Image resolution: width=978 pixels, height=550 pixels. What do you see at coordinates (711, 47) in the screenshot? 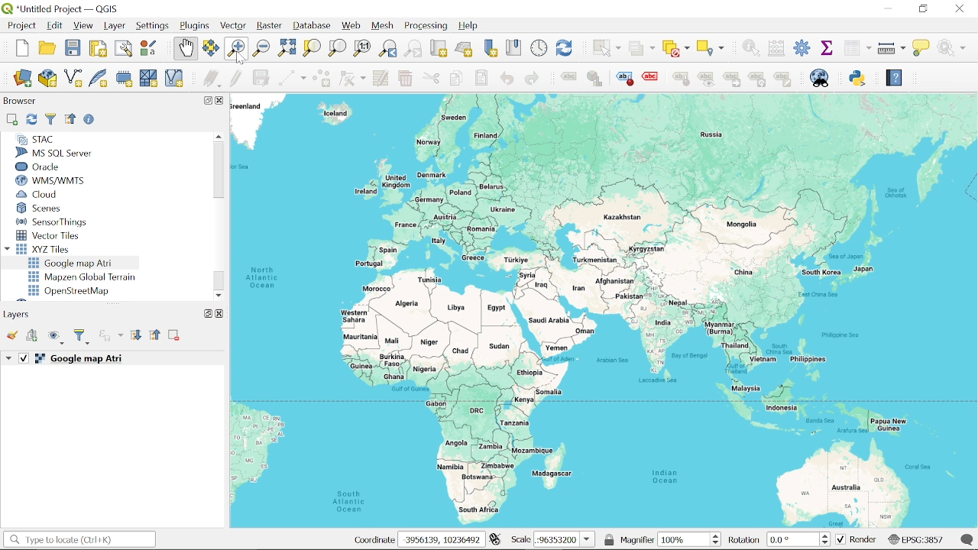
I see `Select layers by location` at bounding box center [711, 47].